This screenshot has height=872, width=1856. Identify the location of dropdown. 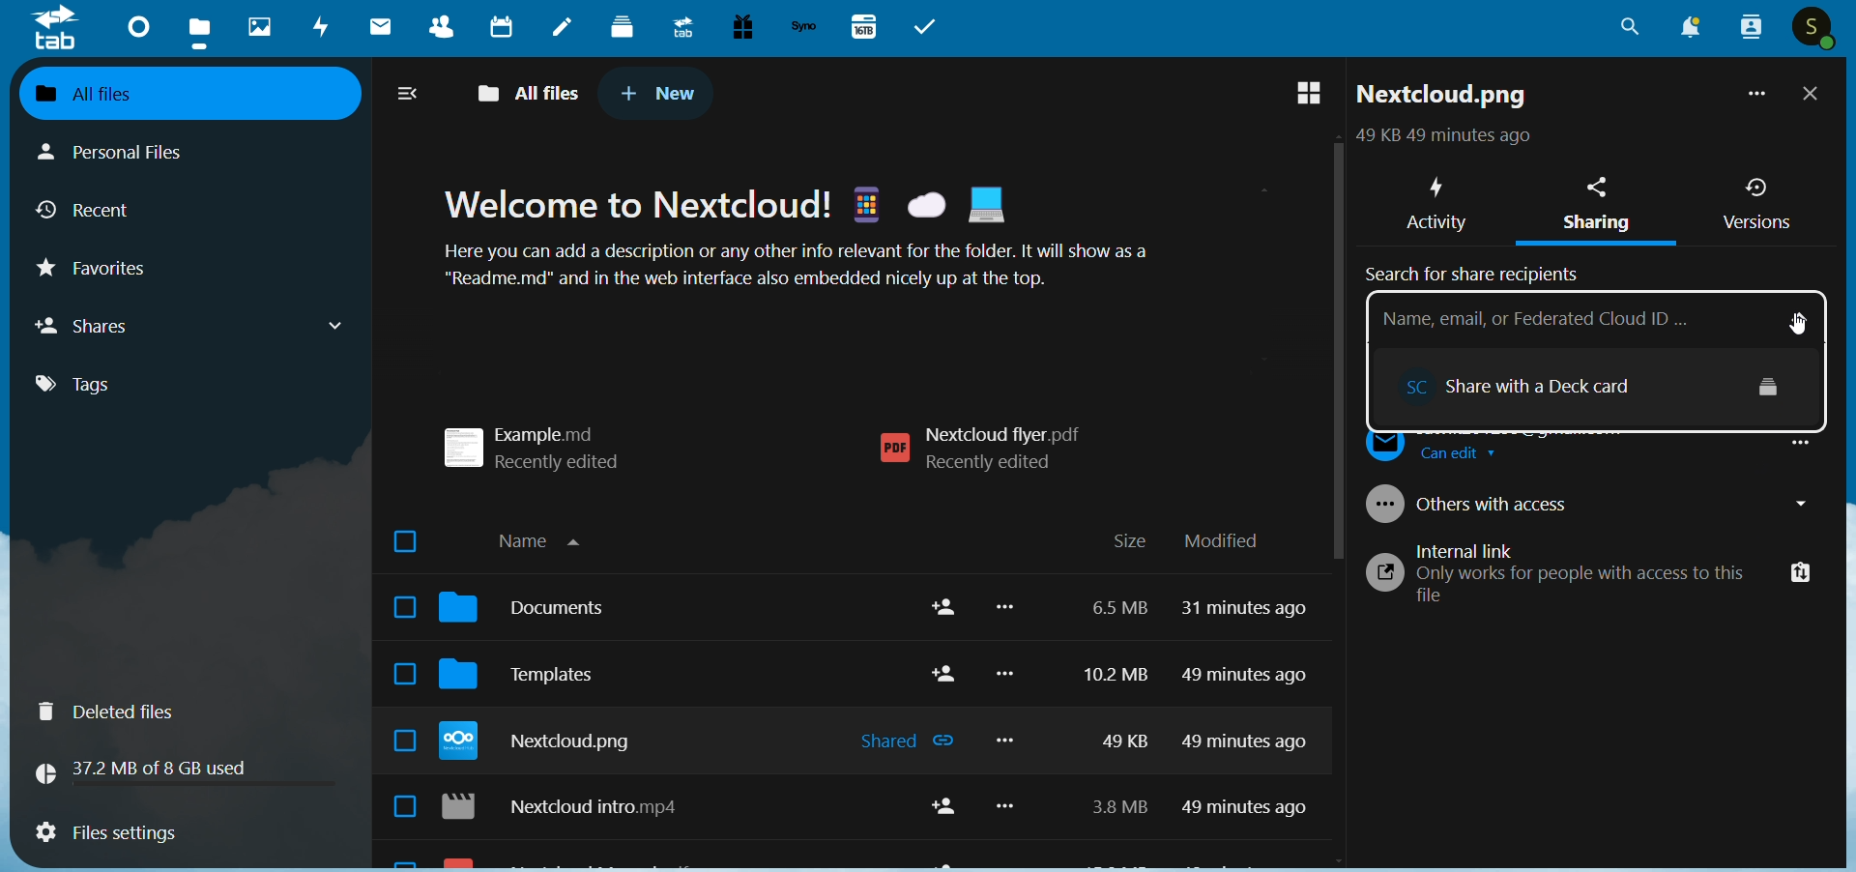
(1803, 313).